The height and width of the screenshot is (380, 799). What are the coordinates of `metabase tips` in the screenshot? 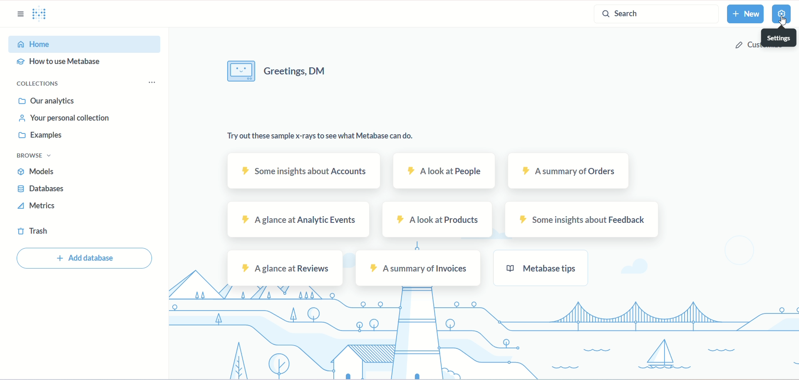 It's located at (543, 268).